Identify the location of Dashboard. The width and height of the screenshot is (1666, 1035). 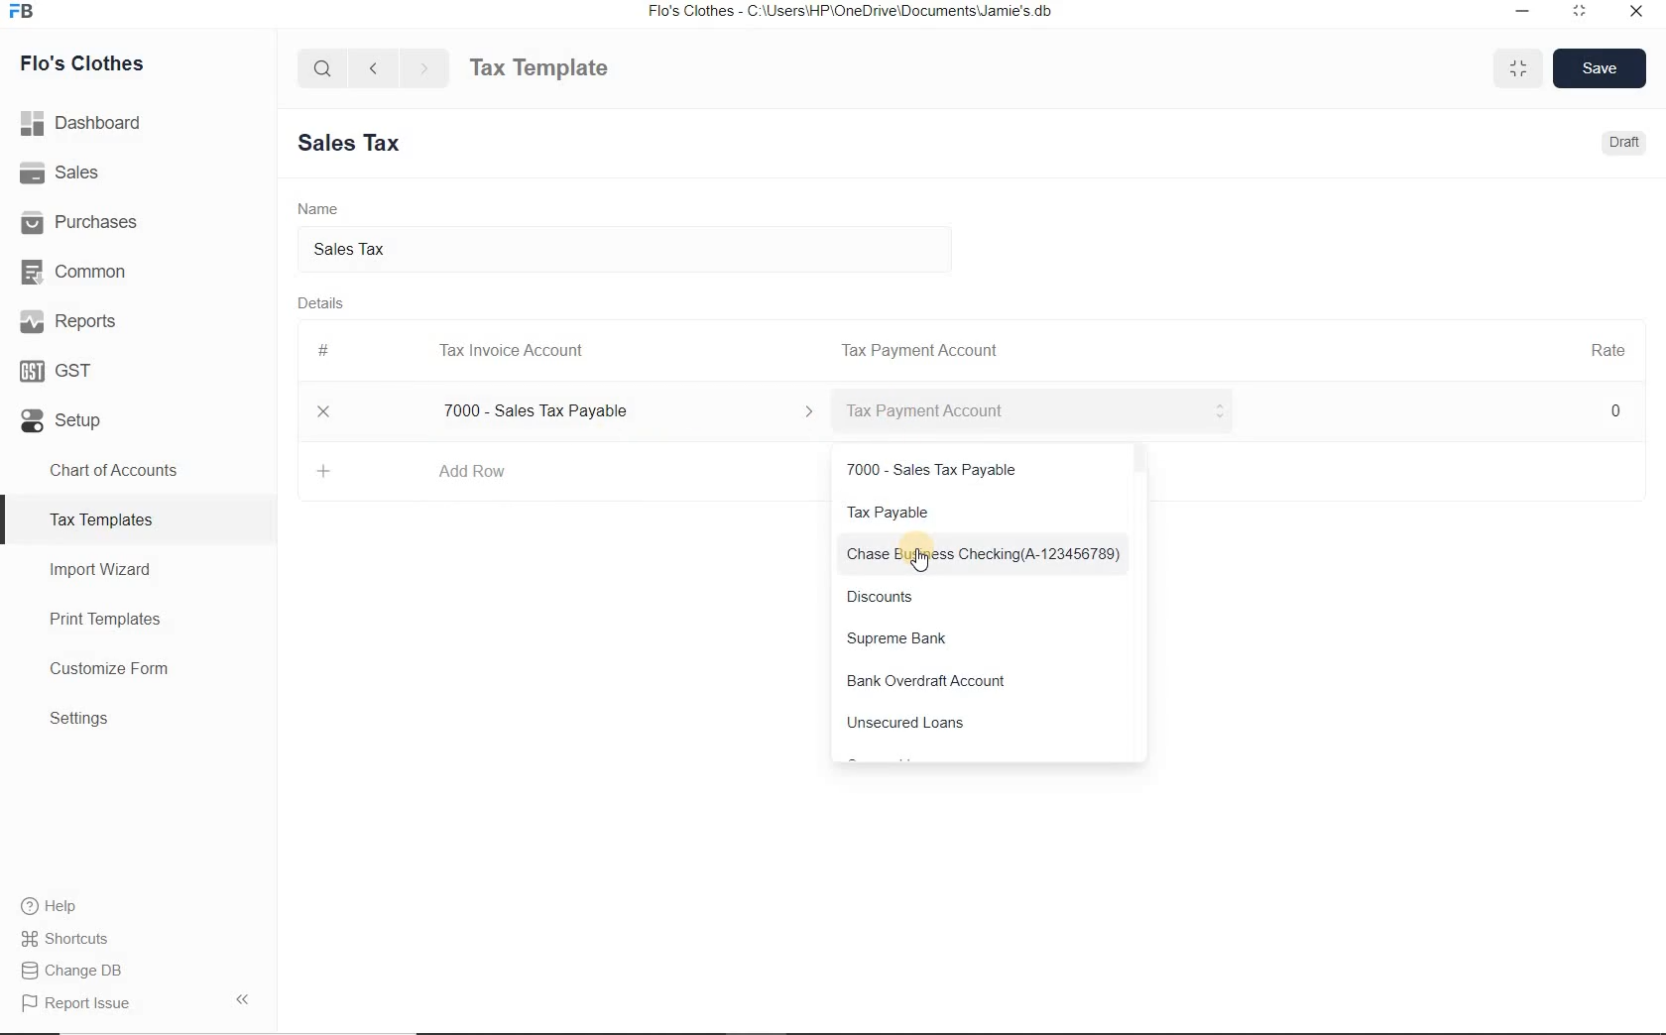
(139, 123).